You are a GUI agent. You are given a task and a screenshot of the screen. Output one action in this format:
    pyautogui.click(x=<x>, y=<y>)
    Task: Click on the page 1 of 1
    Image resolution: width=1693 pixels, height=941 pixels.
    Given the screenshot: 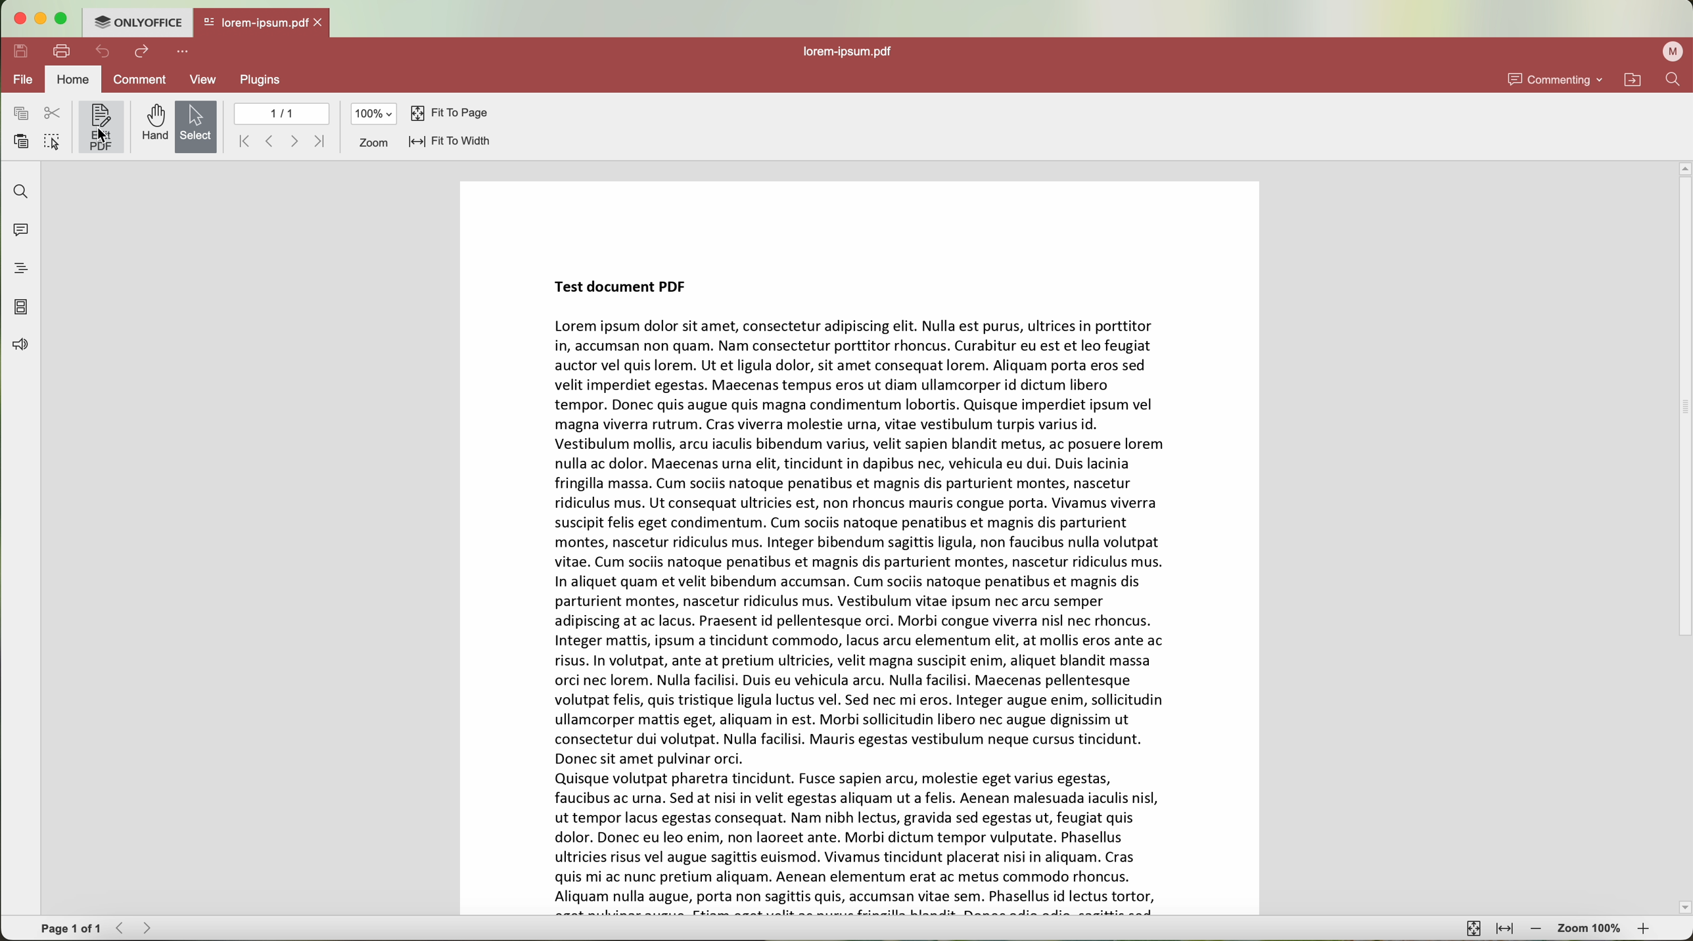 What is the action you would take?
    pyautogui.click(x=66, y=929)
    